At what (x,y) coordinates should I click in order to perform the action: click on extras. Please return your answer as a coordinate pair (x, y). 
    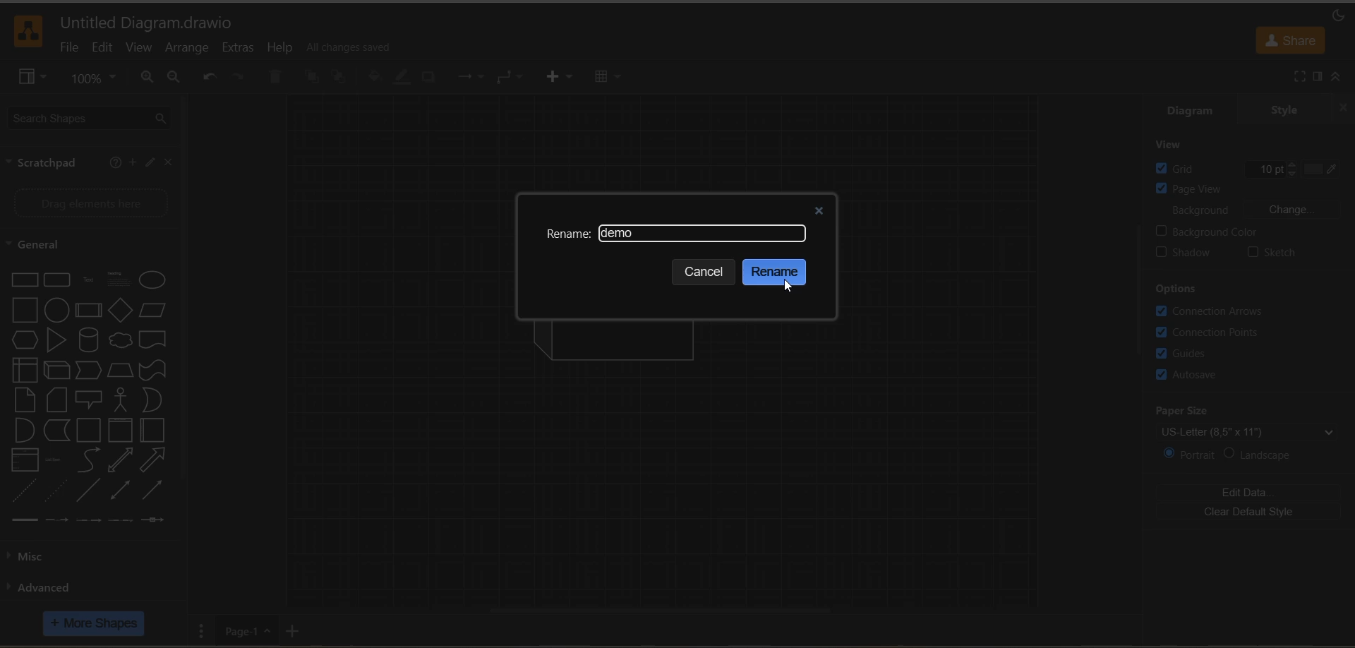
    Looking at the image, I should click on (243, 47).